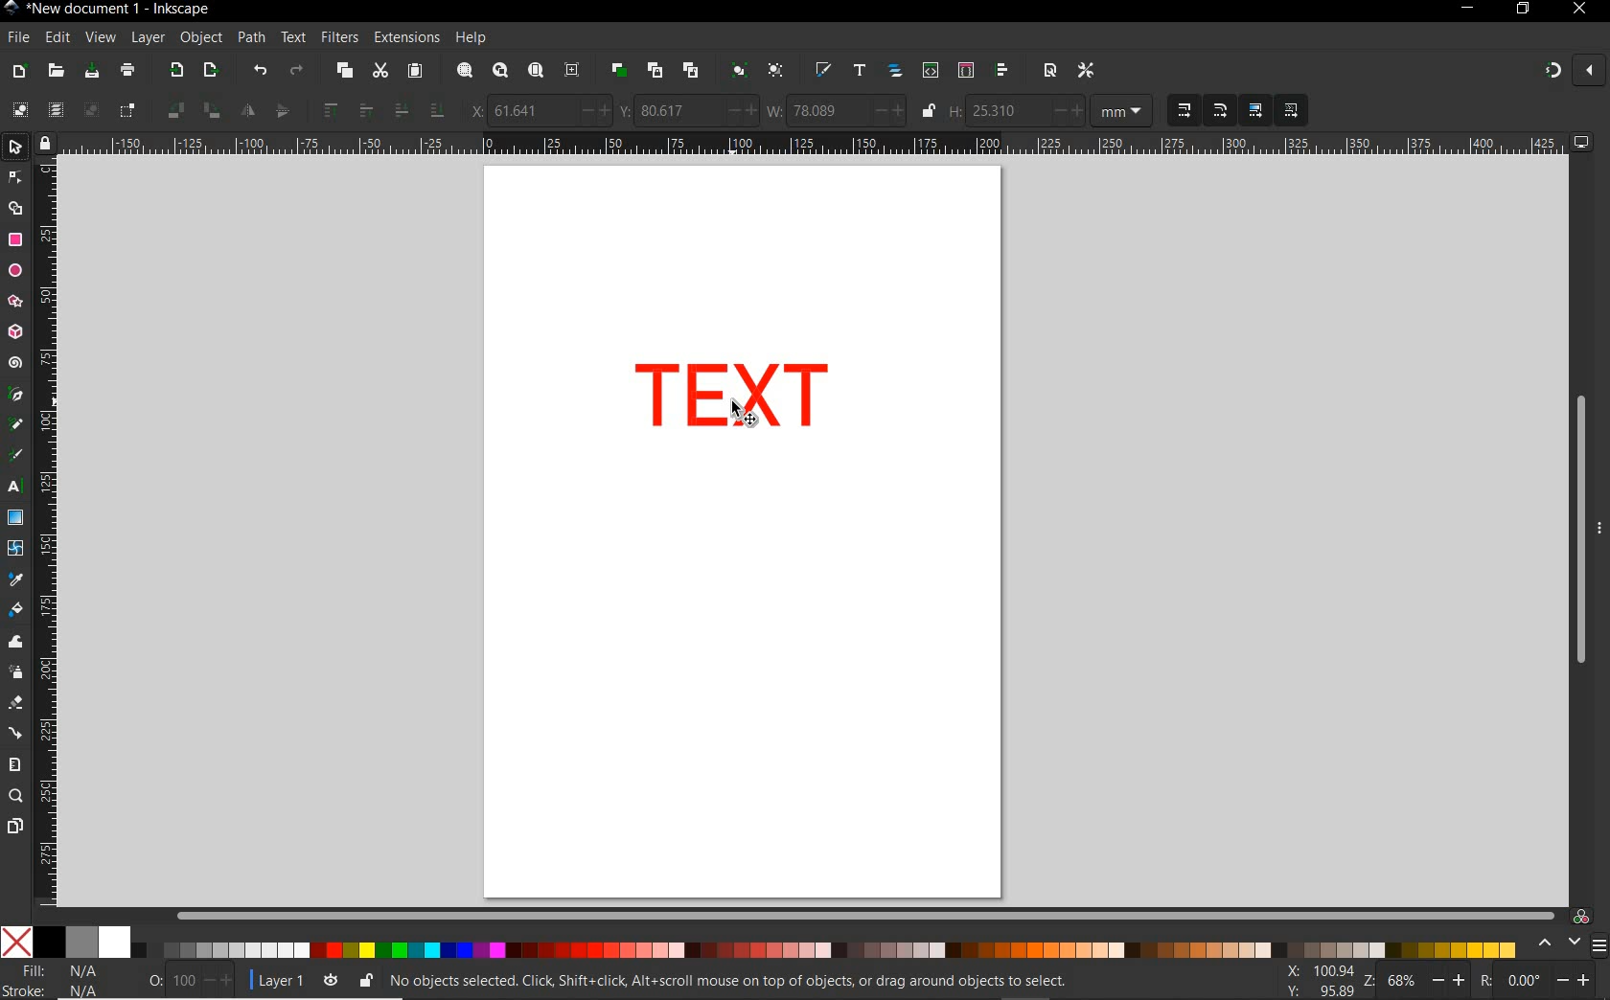 The width and height of the screenshot is (1610, 1000). I want to click on select all, so click(20, 110).